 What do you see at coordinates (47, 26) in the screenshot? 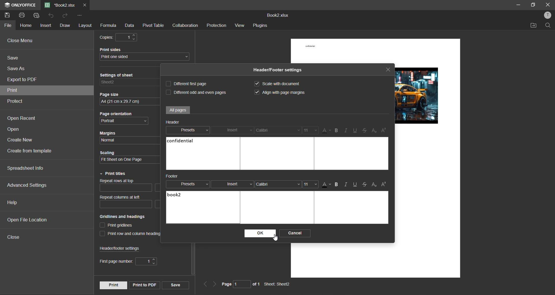
I see `insert` at bounding box center [47, 26].